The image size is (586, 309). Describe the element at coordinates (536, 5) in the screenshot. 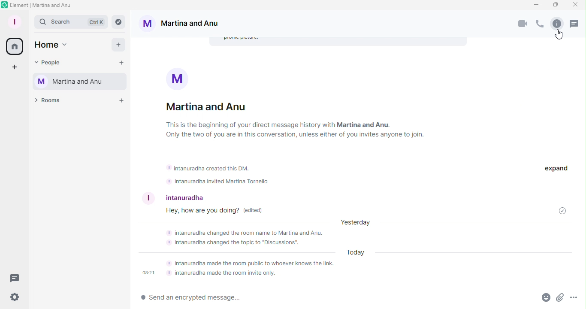

I see `Minimize` at that location.